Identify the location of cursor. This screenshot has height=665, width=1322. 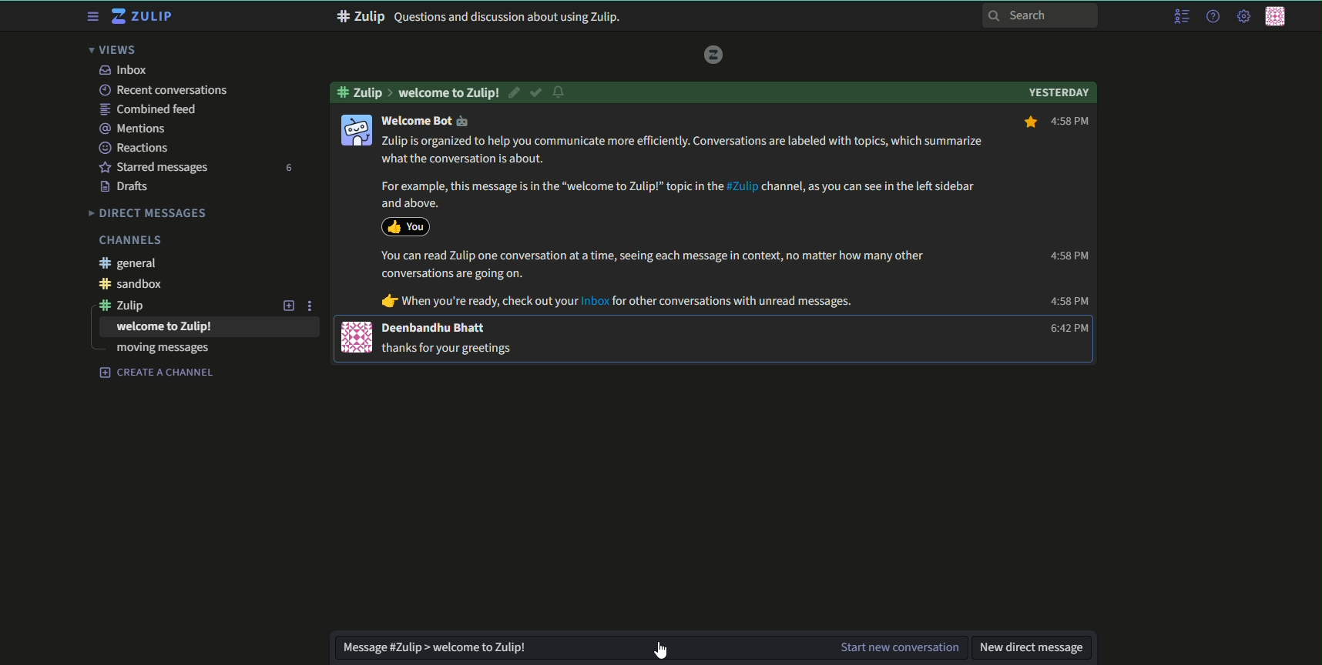
(649, 650).